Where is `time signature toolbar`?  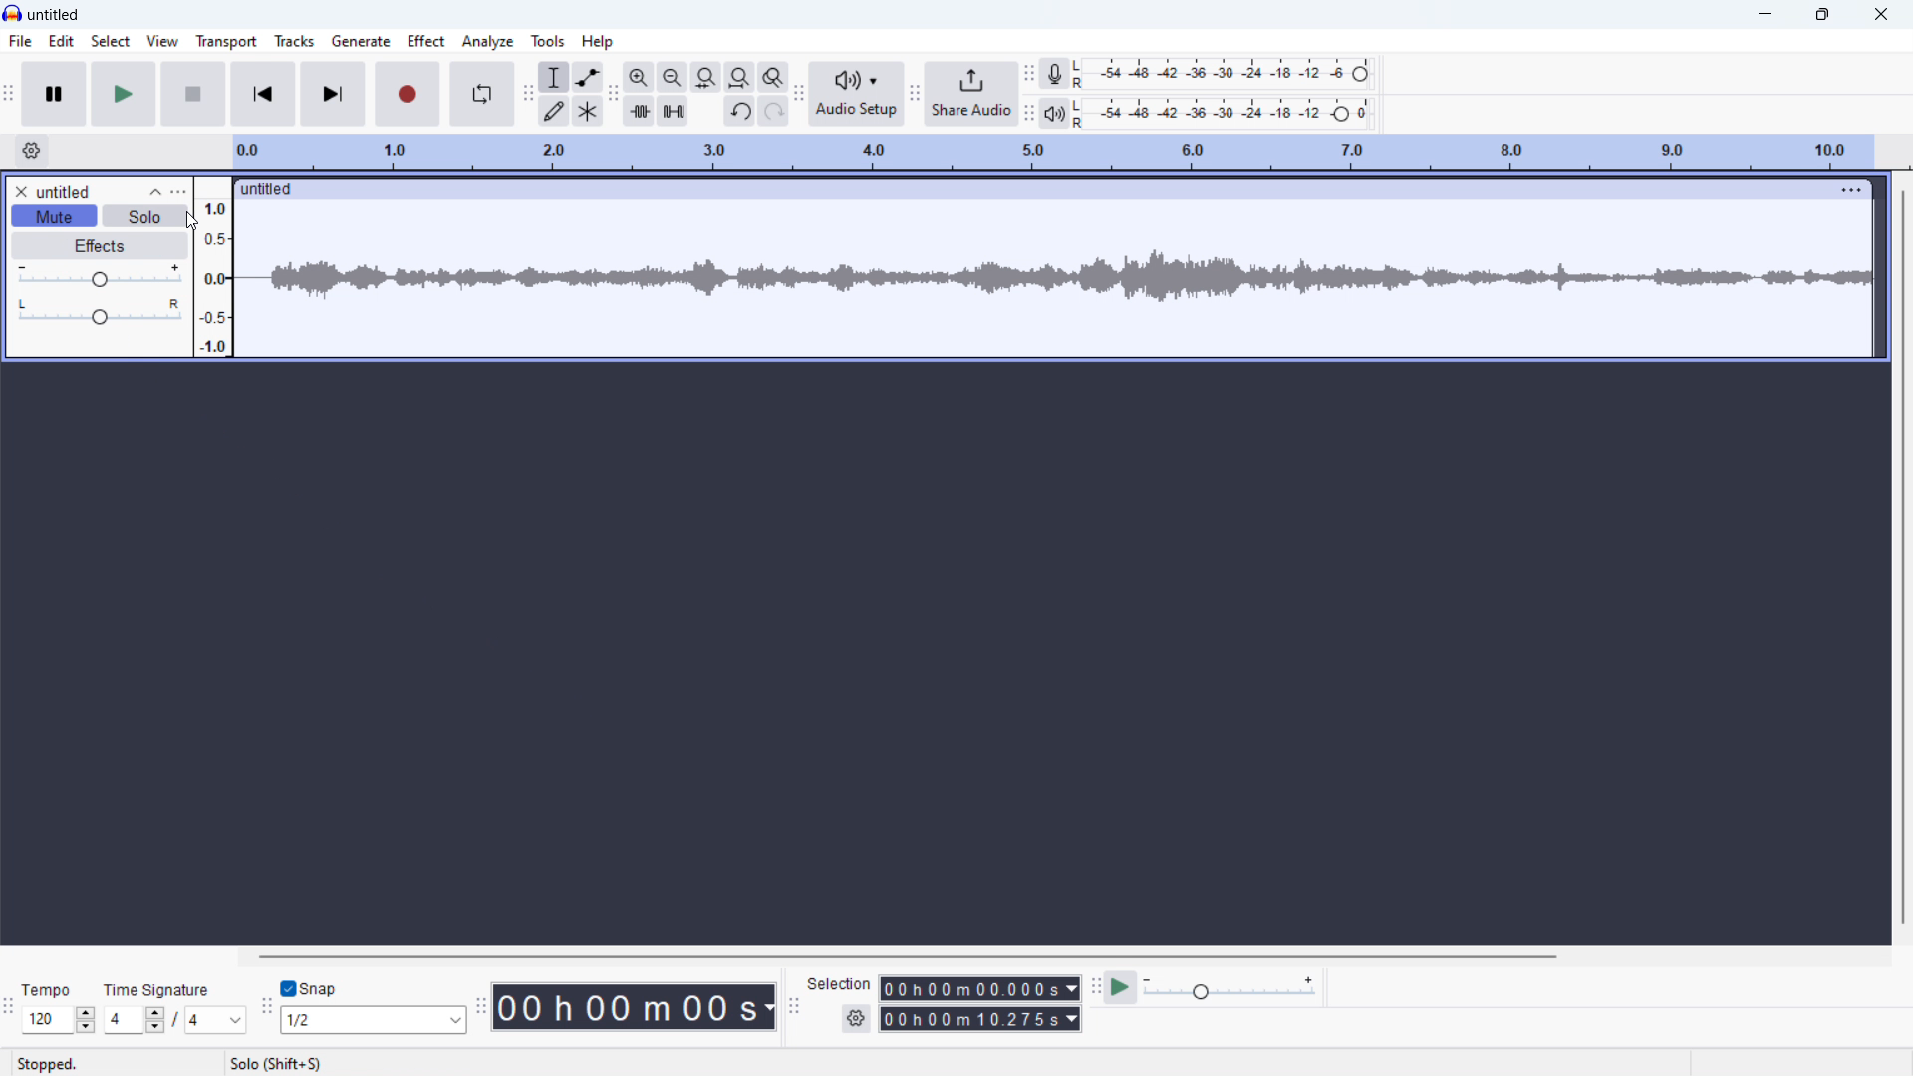
time signature toolbar is located at coordinates (9, 1008).